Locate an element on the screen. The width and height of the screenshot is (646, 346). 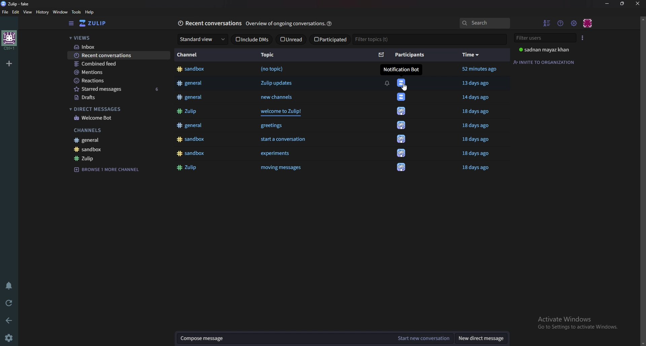
Starred messages is located at coordinates (116, 89).